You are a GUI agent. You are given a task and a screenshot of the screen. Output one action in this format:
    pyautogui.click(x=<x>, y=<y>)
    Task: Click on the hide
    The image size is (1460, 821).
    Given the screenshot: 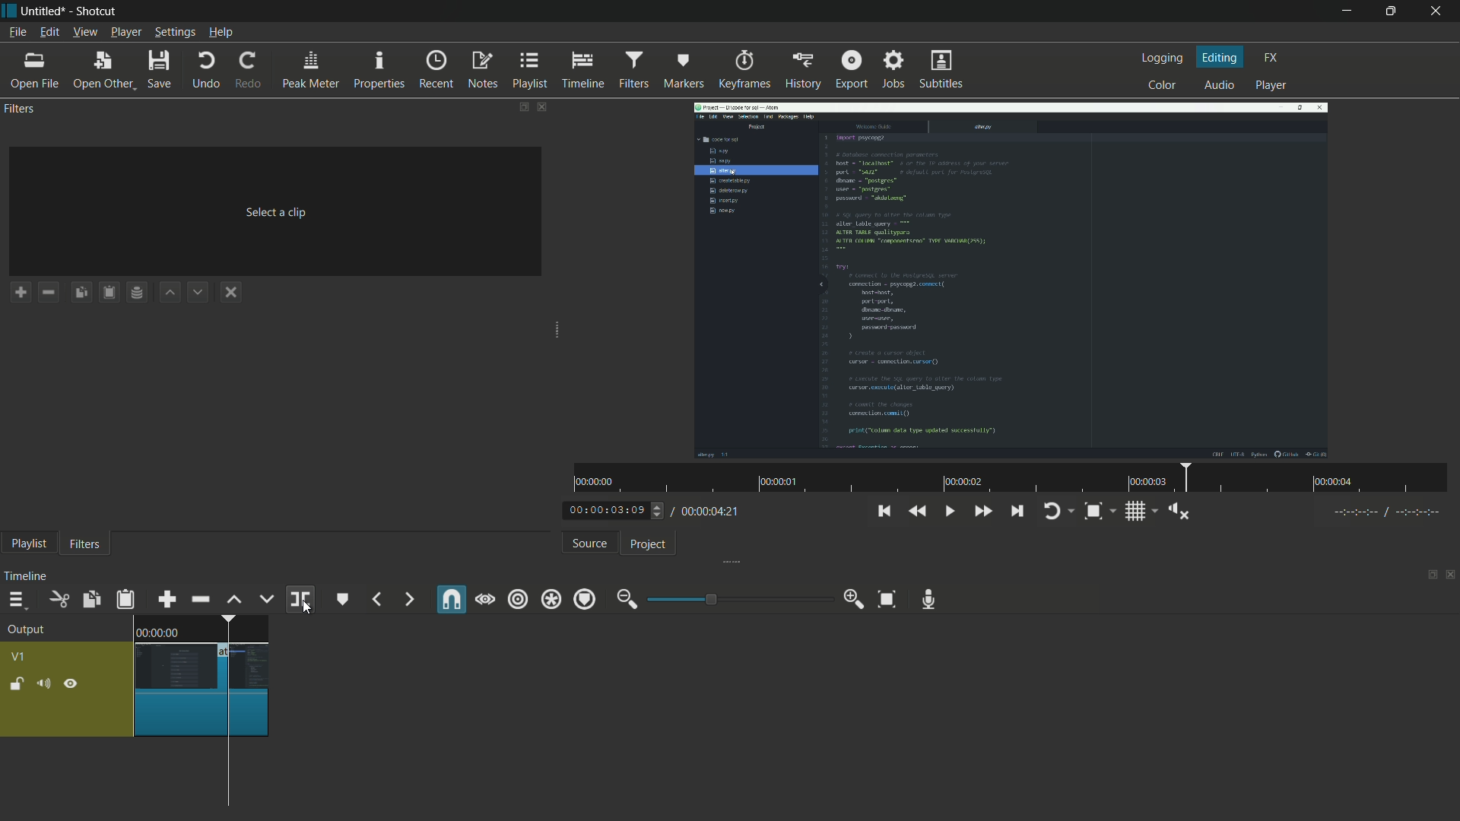 What is the action you would take?
    pyautogui.click(x=71, y=685)
    